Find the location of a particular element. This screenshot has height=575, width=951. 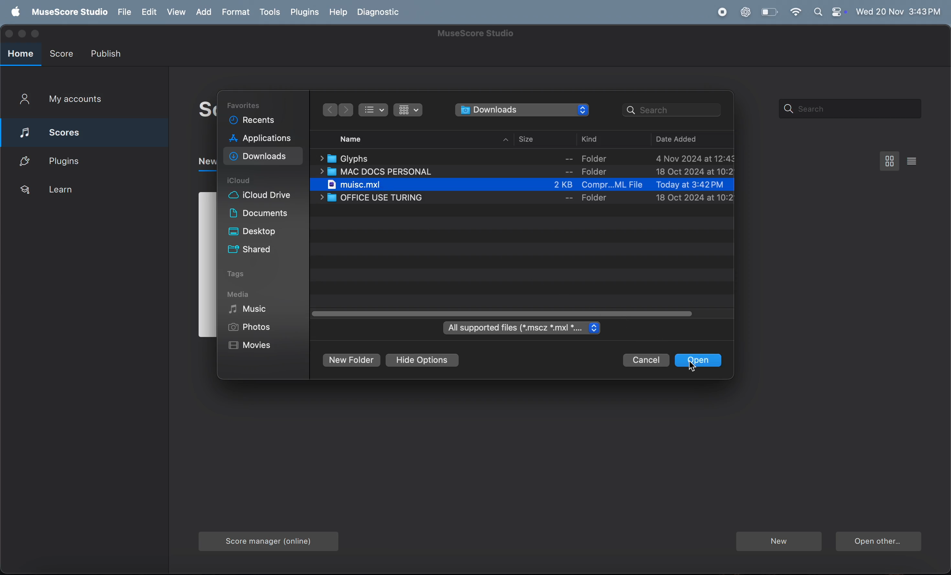

musescore studio is located at coordinates (69, 12).